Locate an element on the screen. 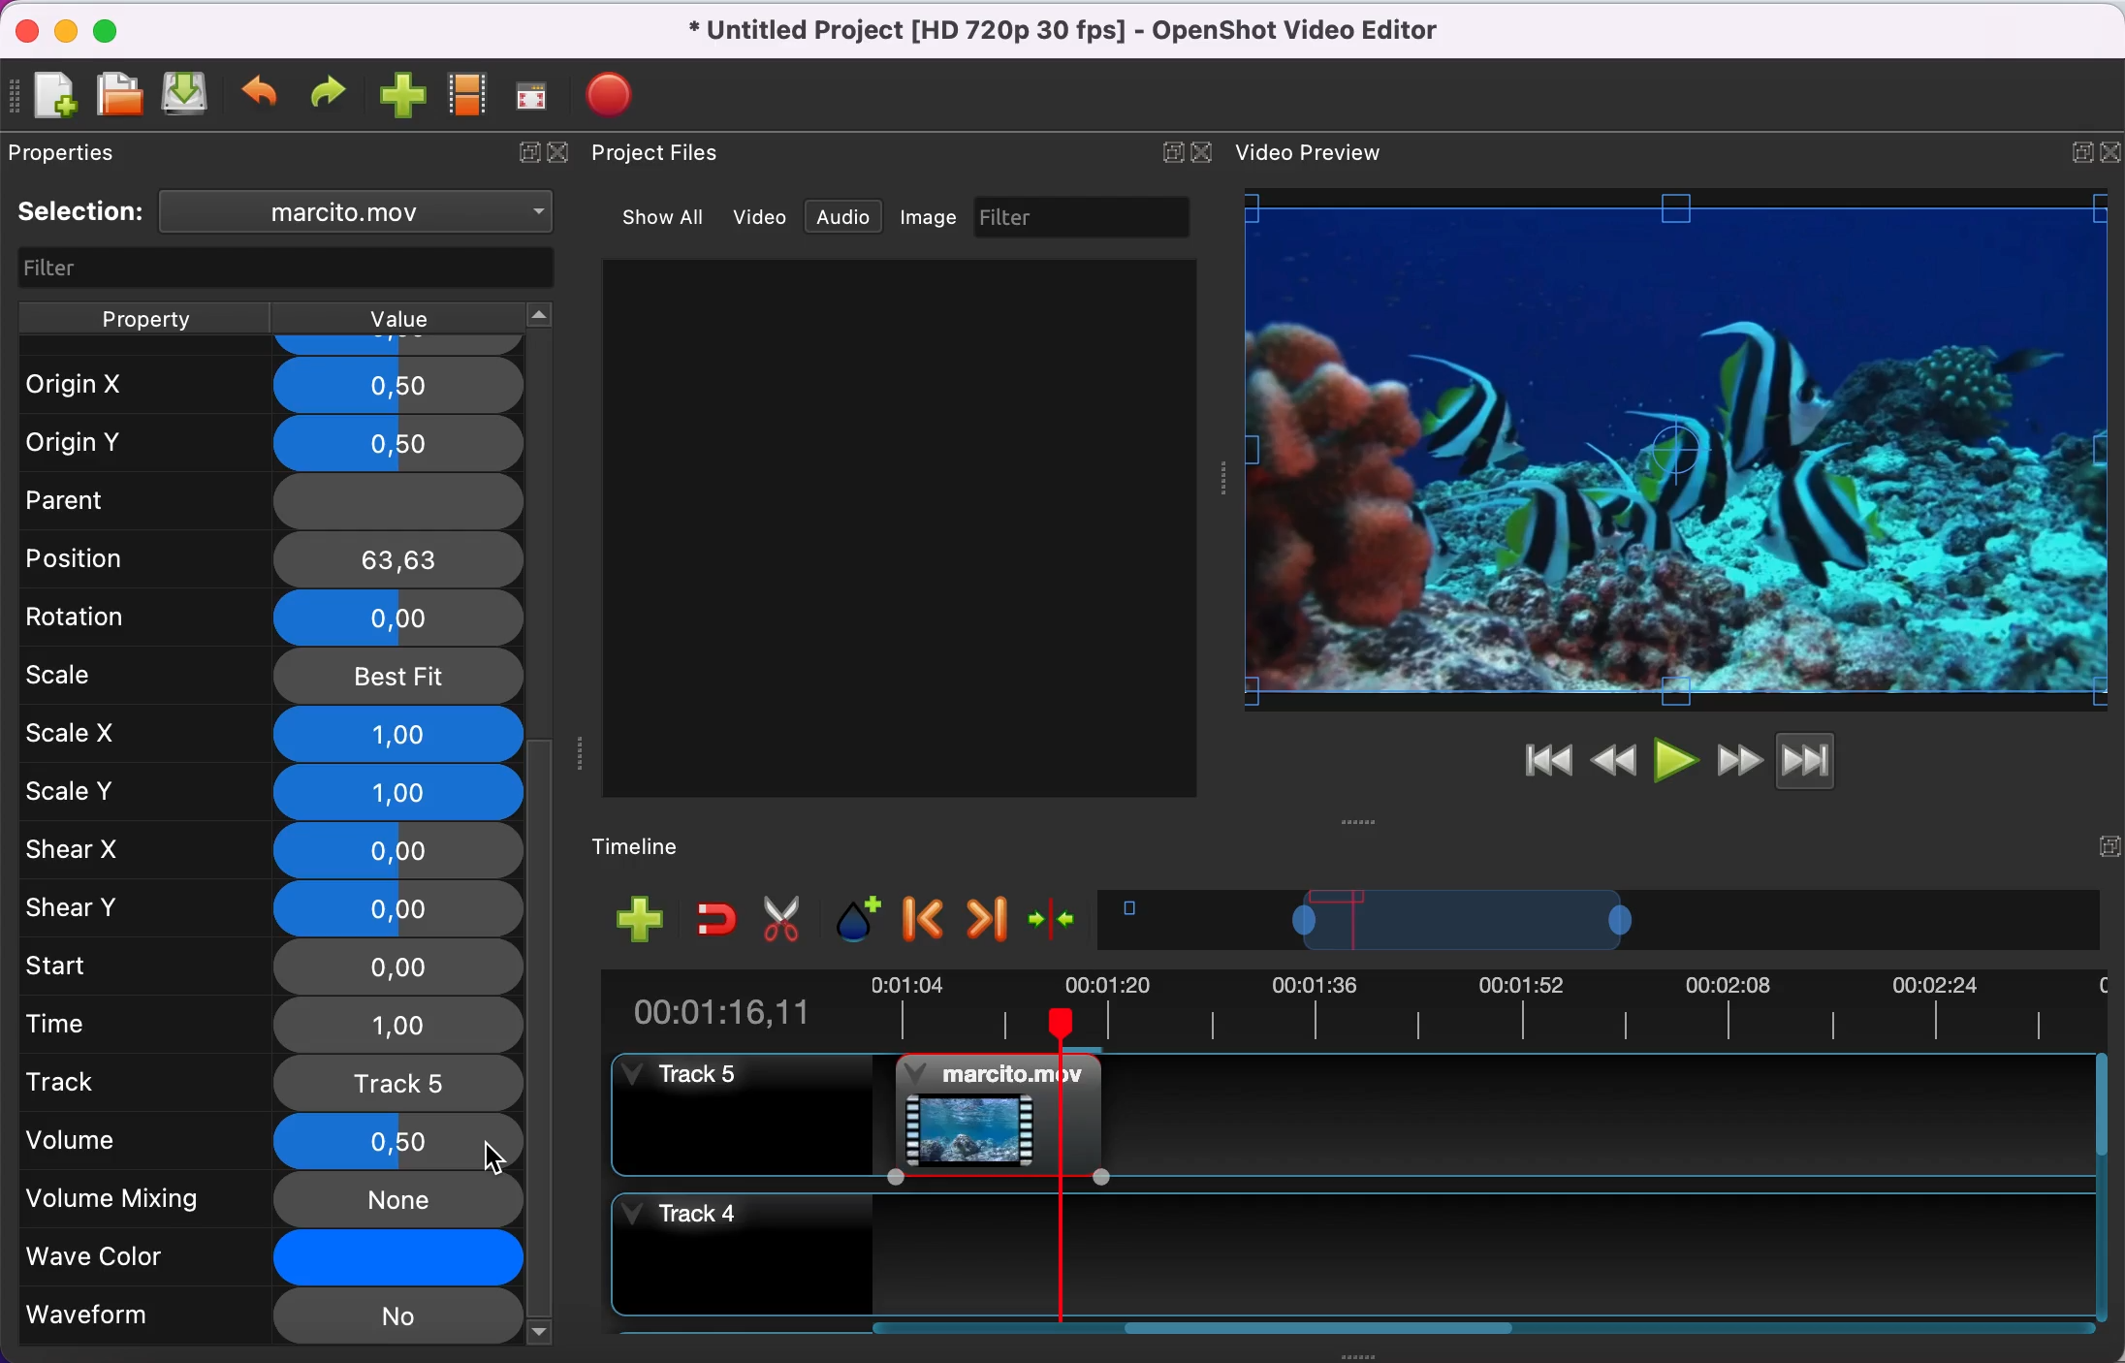 This screenshot has width=2125, height=1363. parent is located at coordinates (263, 499).